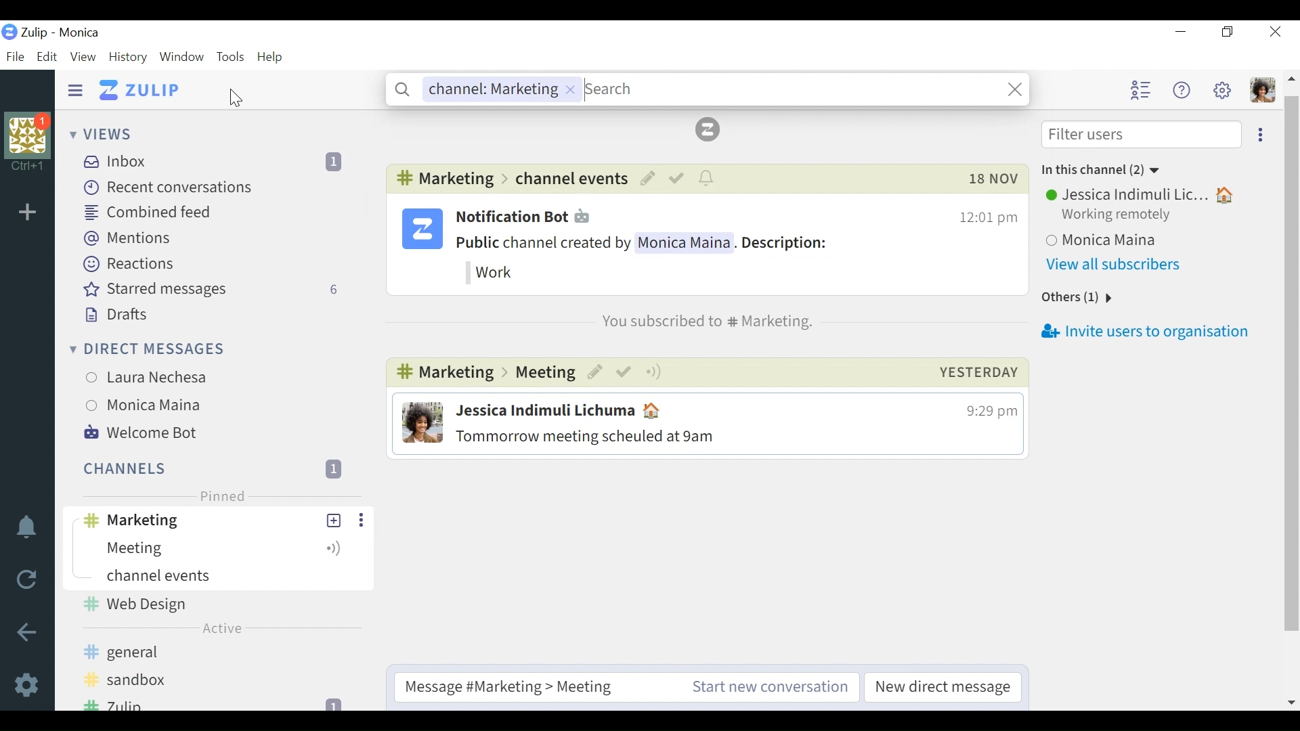 The height and width of the screenshot is (731, 1300). I want to click on Users, so click(161, 380).